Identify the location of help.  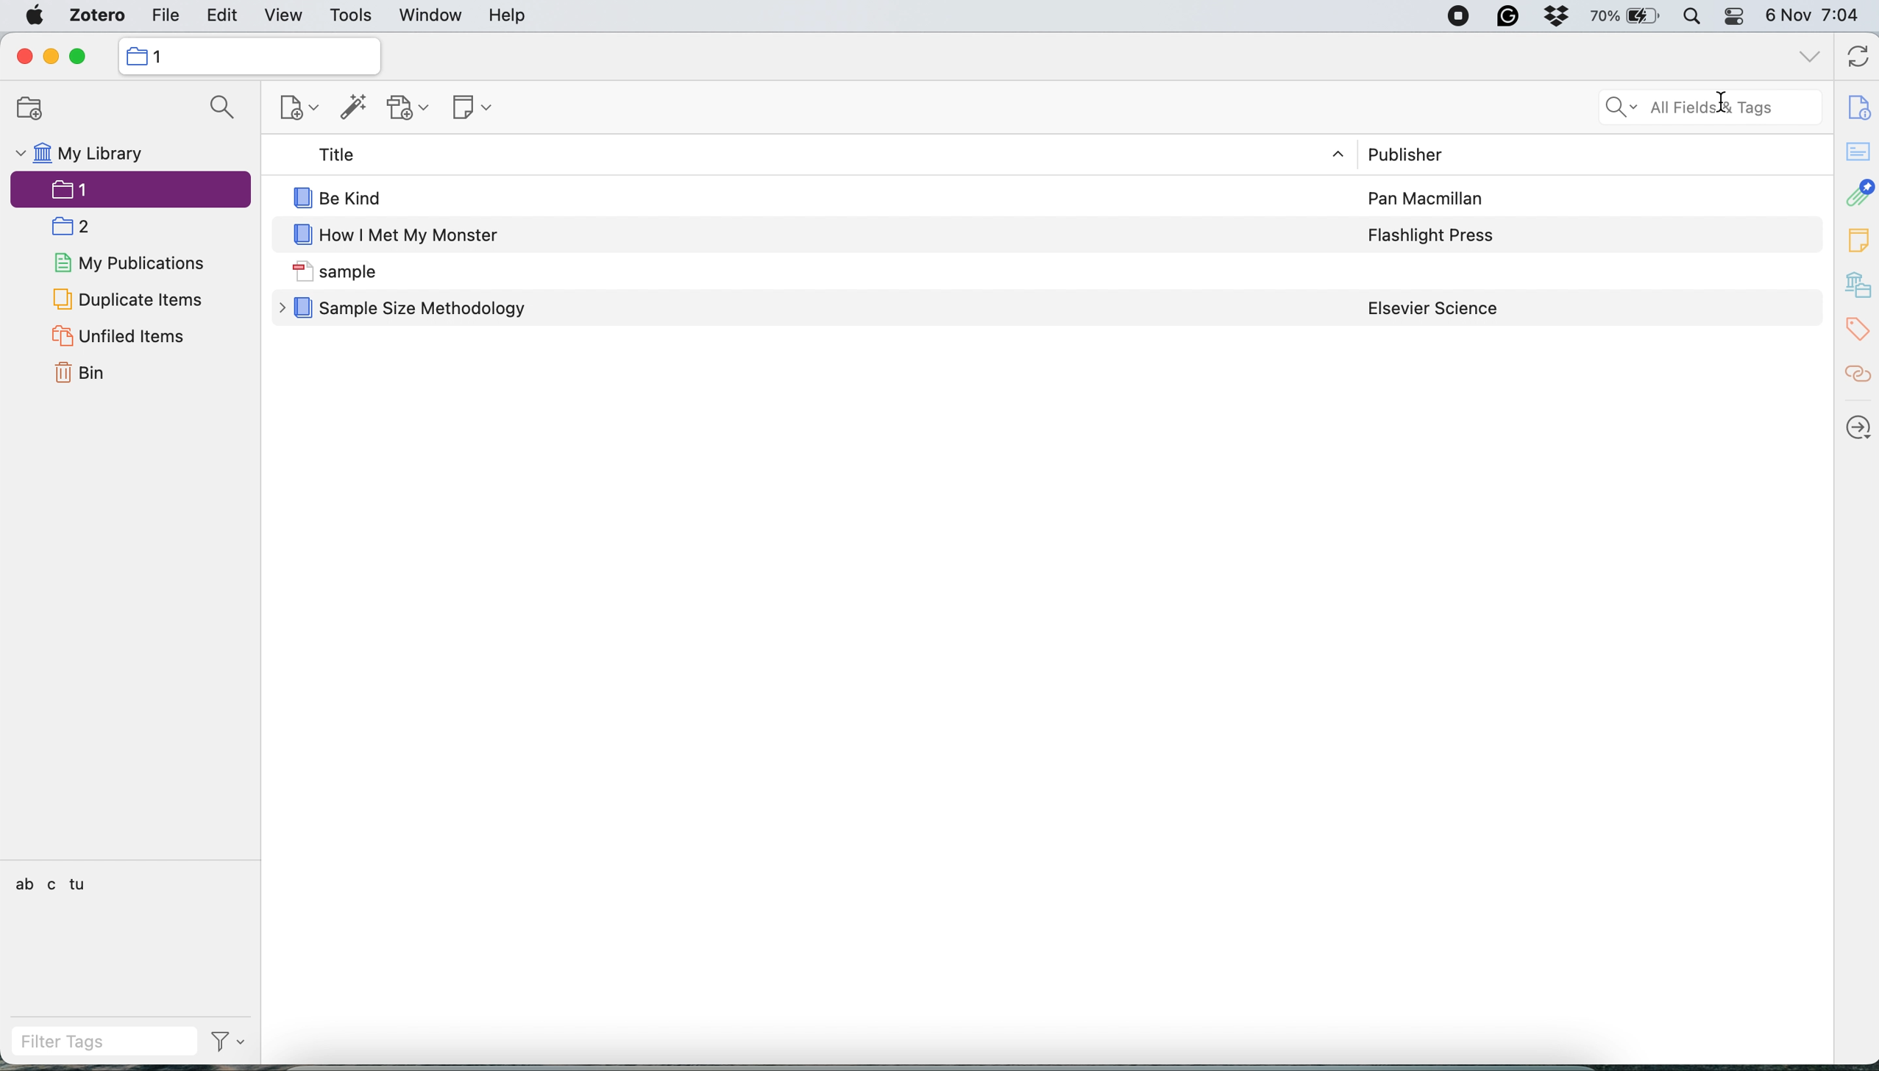
(517, 17).